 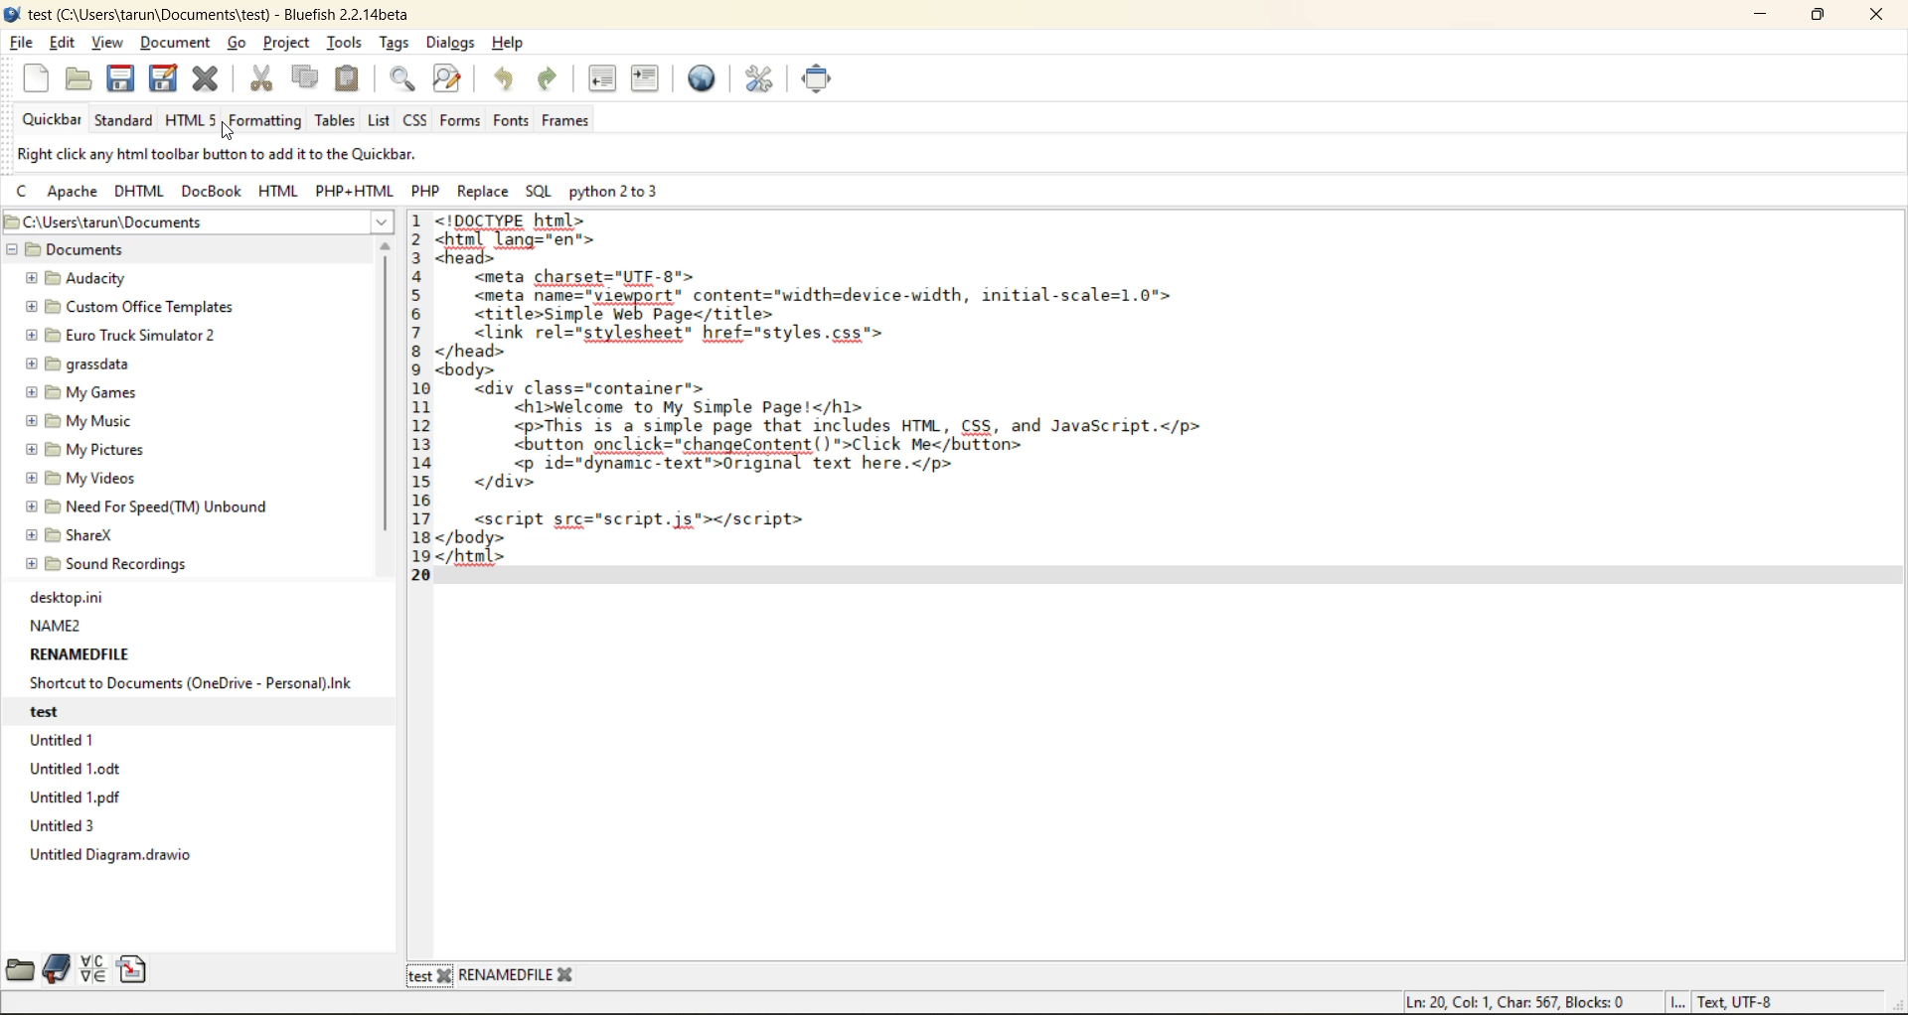 What do you see at coordinates (79, 391) in the screenshot?
I see `# 9 My Games` at bounding box center [79, 391].